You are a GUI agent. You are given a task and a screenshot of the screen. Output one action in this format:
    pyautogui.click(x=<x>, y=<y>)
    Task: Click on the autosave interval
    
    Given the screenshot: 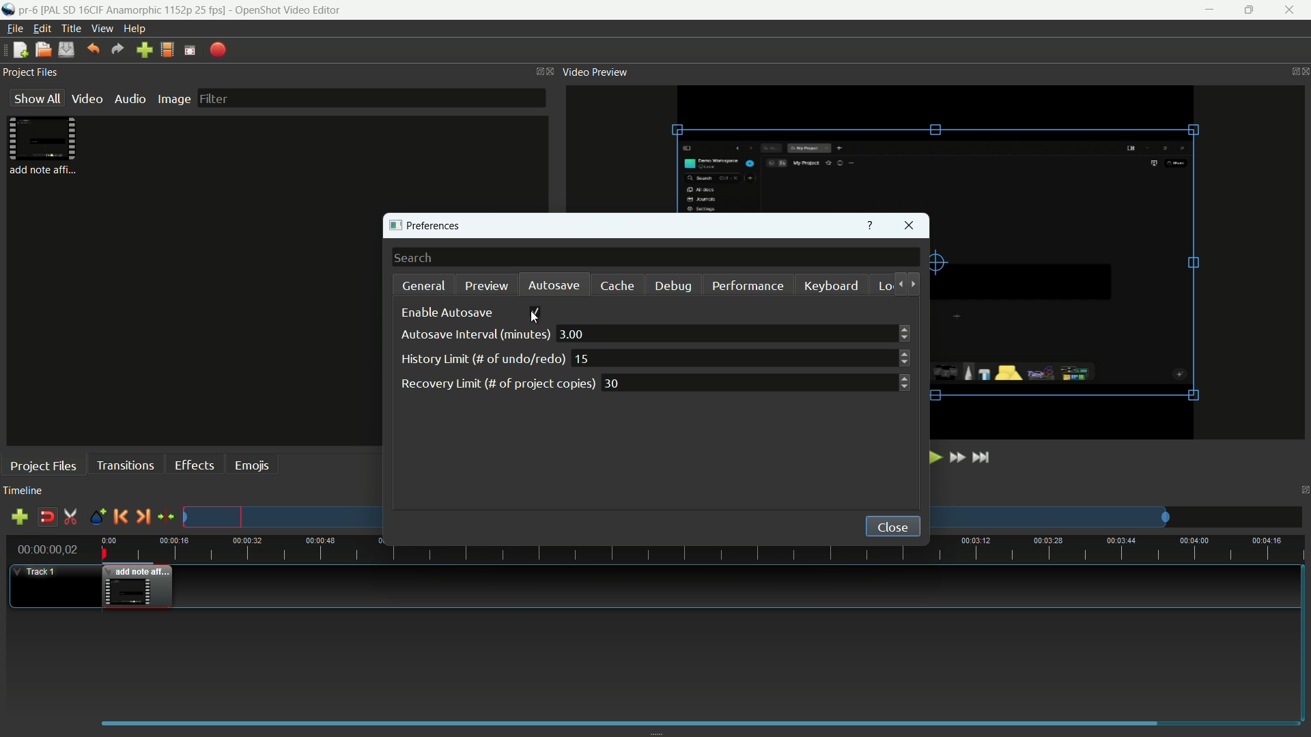 What is the action you would take?
    pyautogui.click(x=473, y=335)
    